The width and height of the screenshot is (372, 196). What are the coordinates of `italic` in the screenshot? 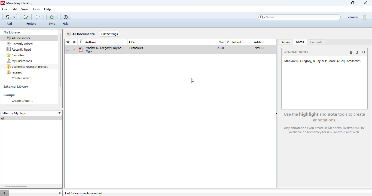 It's located at (357, 52).